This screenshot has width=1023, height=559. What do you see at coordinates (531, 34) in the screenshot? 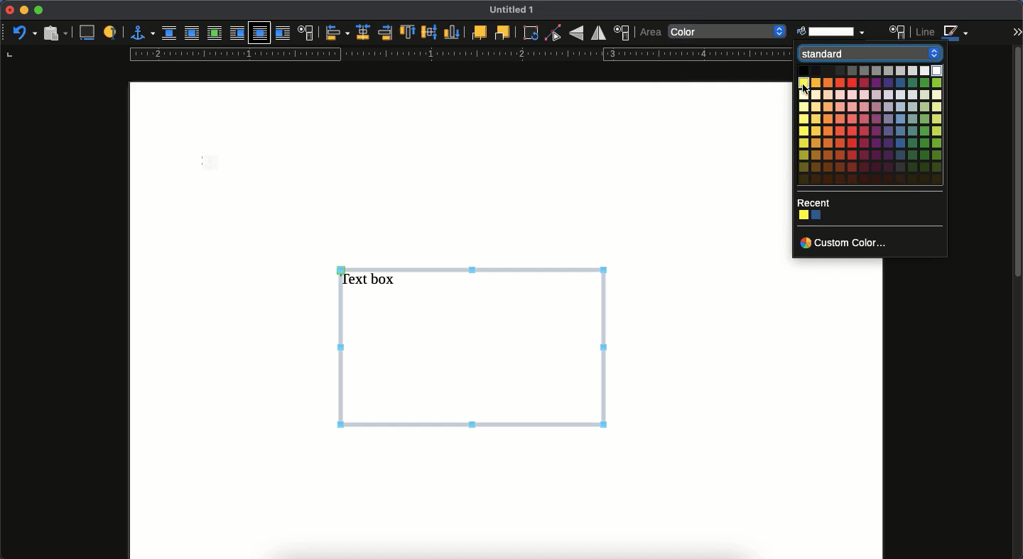
I see `rotate` at bounding box center [531, 34].